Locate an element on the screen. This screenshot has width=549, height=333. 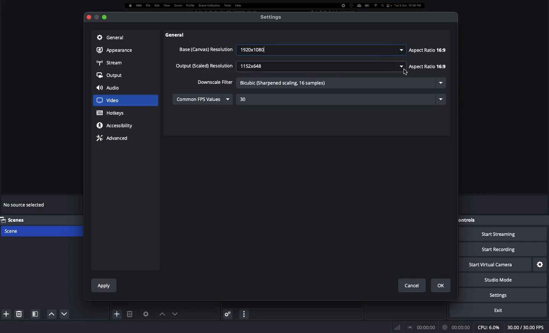
Dimensions is located at coordinates (320, 66).